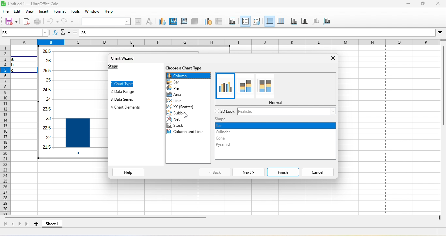 The height and width of the screenshot is (236, 446). Describe the element at coordinates (95, 33) in the screenshot. I see `26` at that location.